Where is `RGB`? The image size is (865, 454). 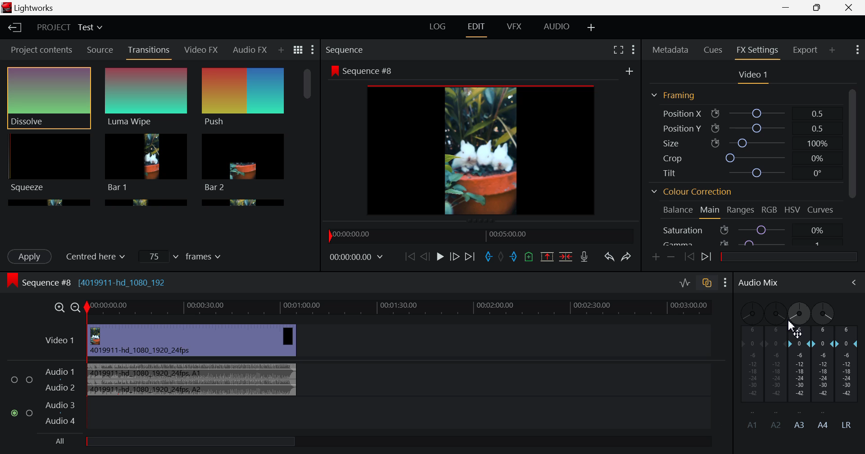 RGB is located at coordinates (770, 210).